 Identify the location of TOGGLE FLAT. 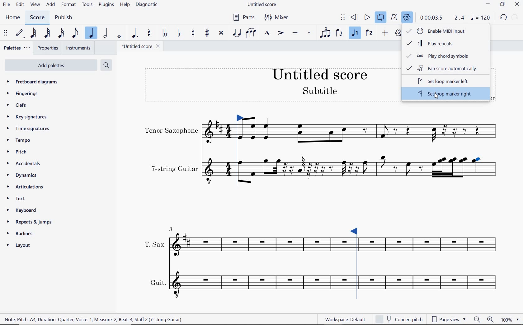
(178, 33).